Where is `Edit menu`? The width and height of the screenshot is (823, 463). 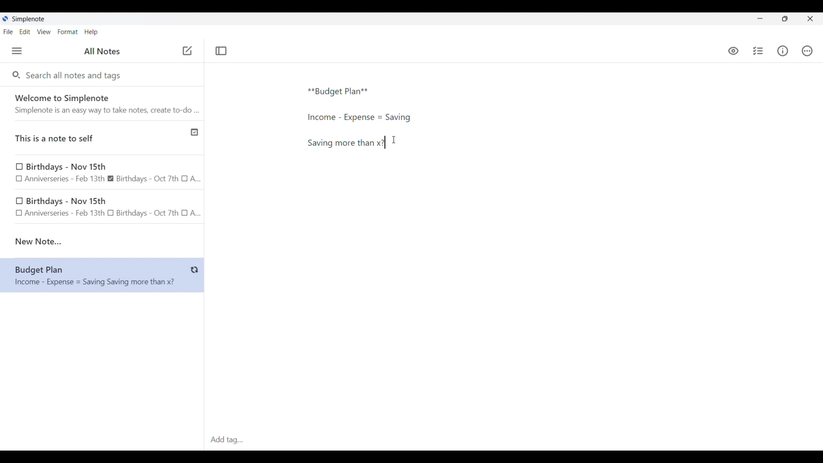 Edit menu is located at coordinates (25, 31).